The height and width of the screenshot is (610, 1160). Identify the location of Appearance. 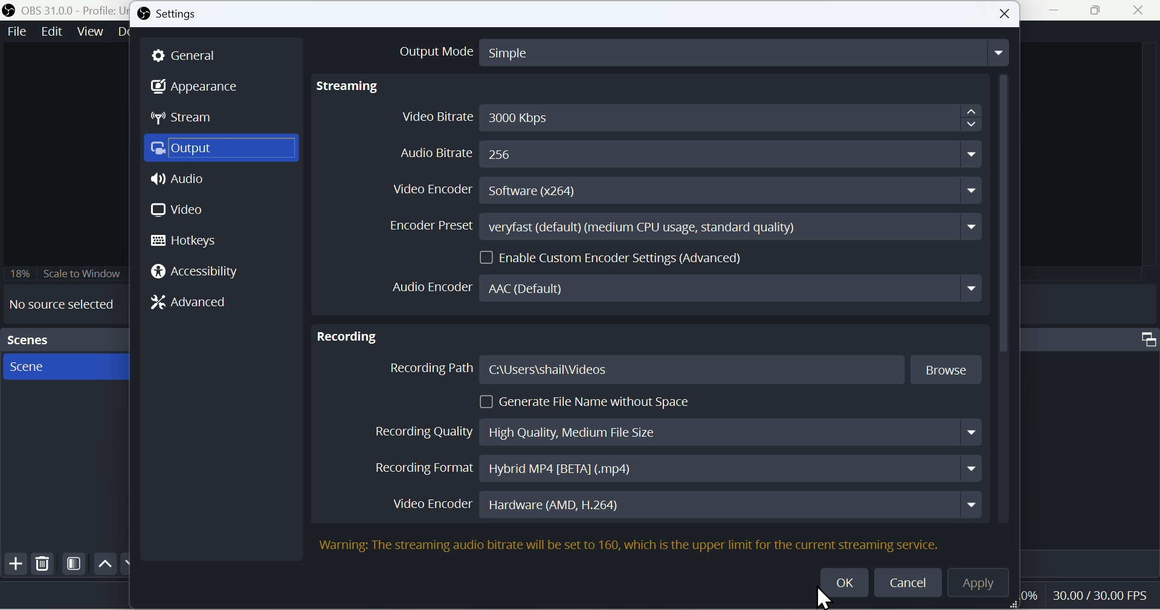
(204, 88).